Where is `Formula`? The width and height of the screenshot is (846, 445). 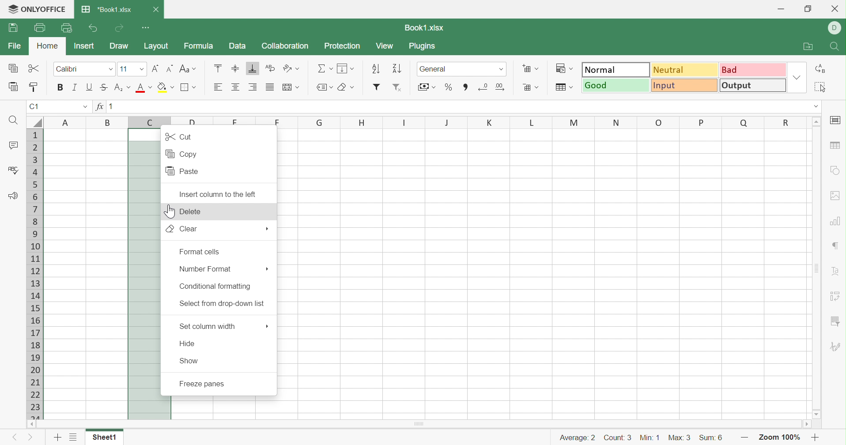 Formula is located at coordinates (200, 47).